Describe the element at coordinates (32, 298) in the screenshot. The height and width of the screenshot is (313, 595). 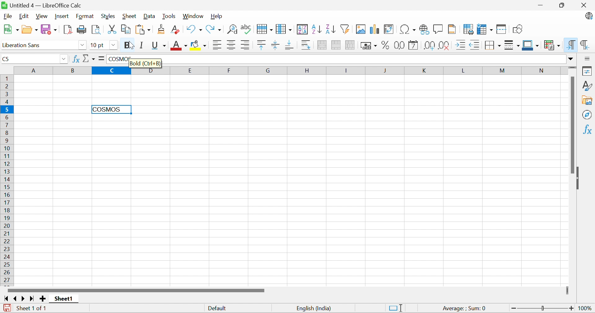
I see `Scroll To Last Sheet` at that location.